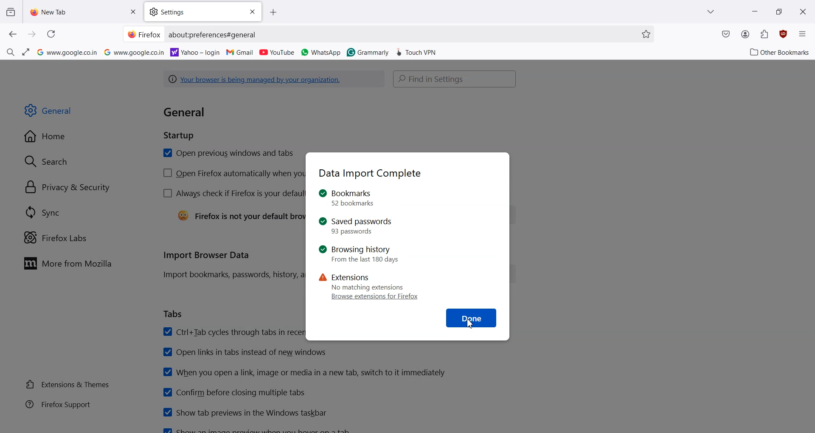  What do you see at coordinates (233, 392) in the screenshot?
I see `Confirm before closing multiple tabs` at bounding box center [233, 392].